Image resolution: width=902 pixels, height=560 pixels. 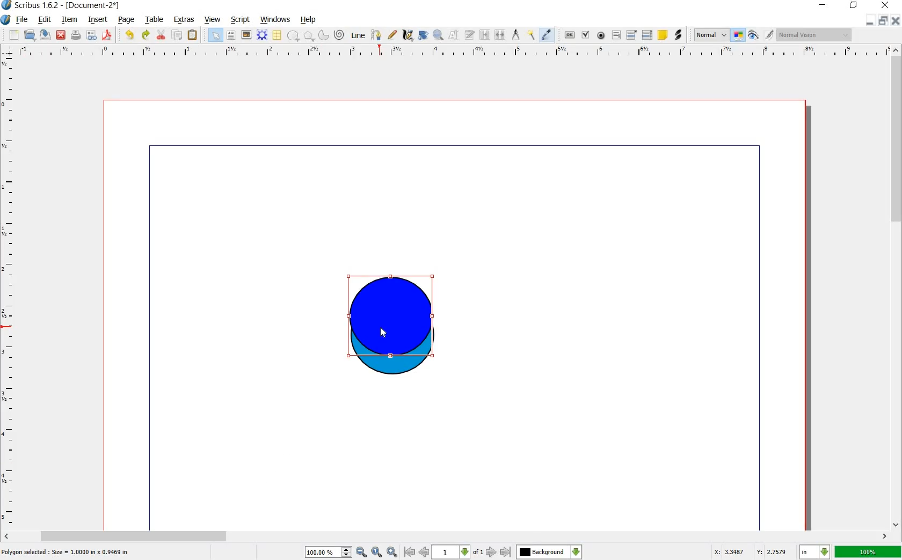 I want to click on minimize, so click(x=869, y=21).